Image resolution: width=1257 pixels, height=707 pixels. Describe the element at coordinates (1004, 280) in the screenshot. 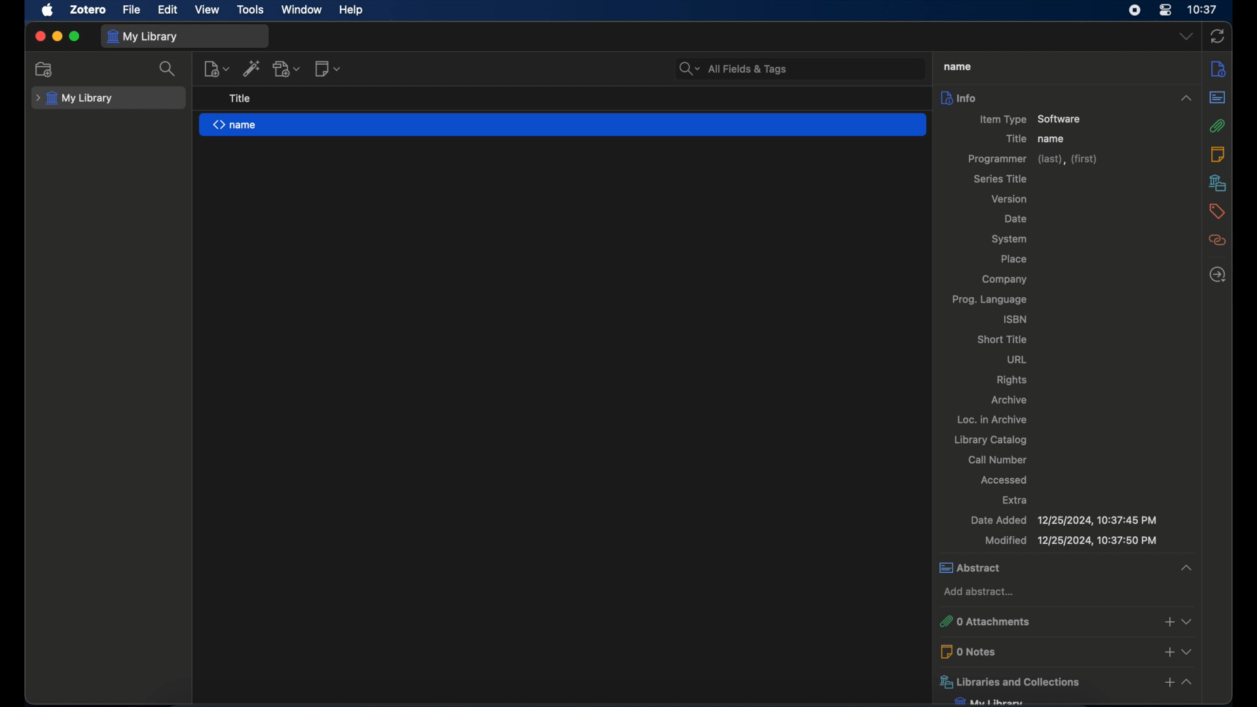

I see `company` at that location.